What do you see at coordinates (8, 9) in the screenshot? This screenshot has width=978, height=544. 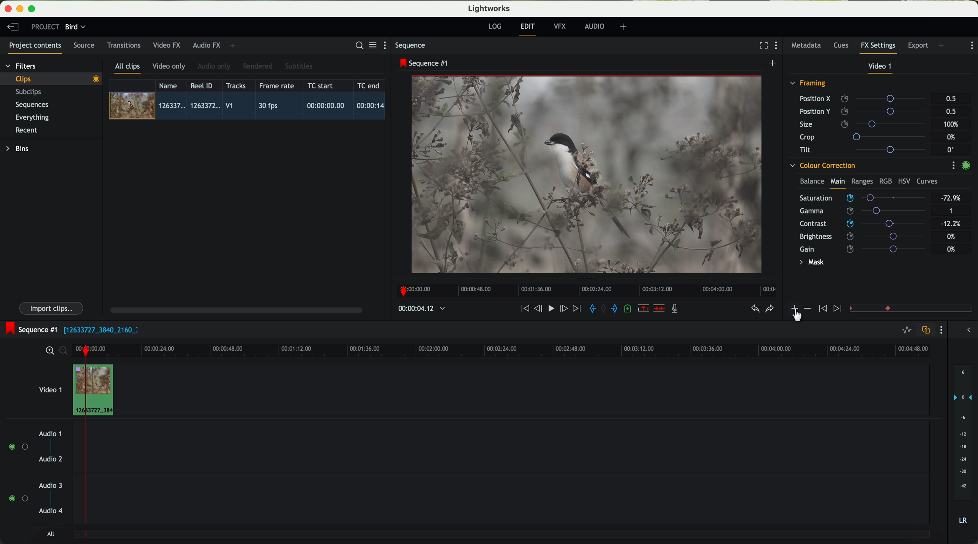 I see `close program` at bounding box center [8, 9].